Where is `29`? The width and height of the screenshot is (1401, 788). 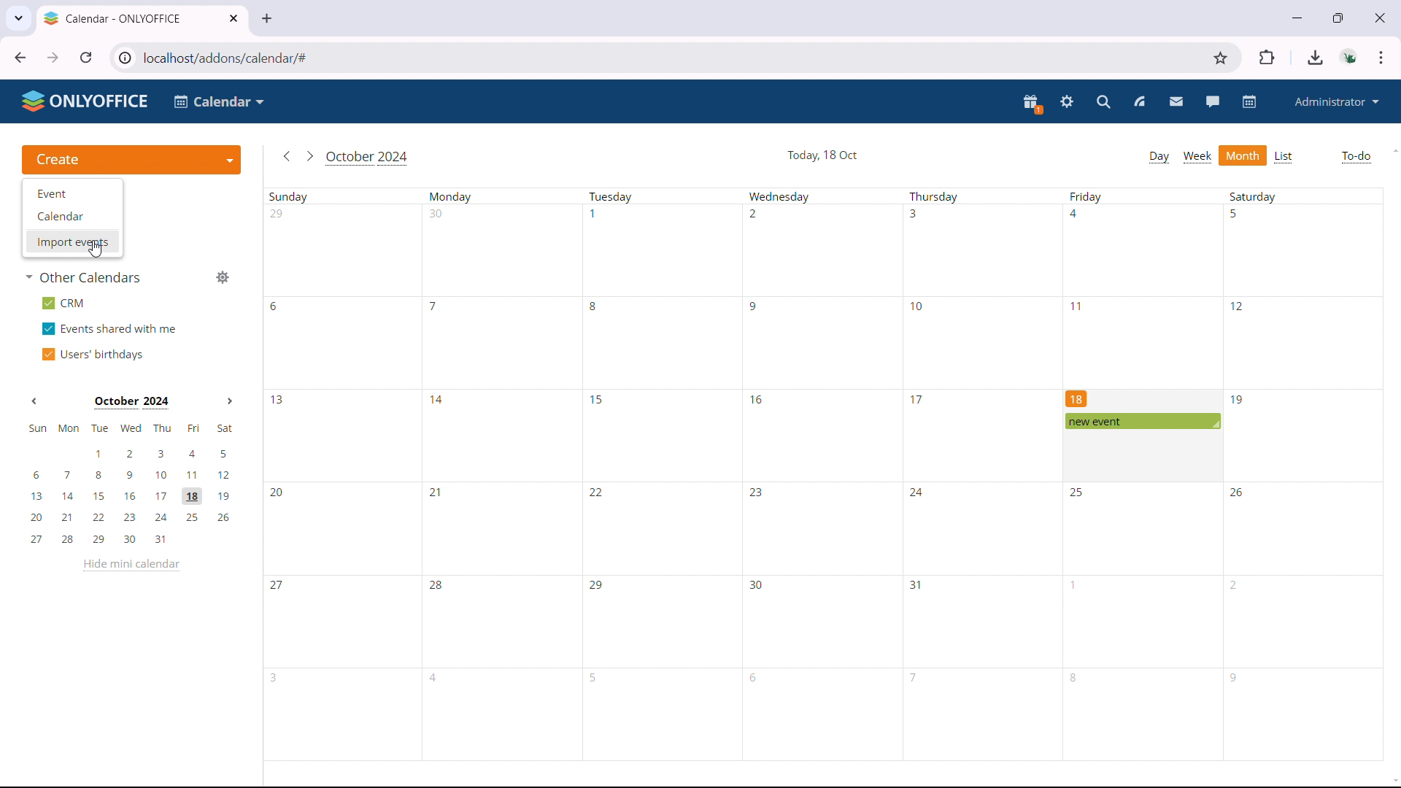 29 is located at coordinates (597, 585).